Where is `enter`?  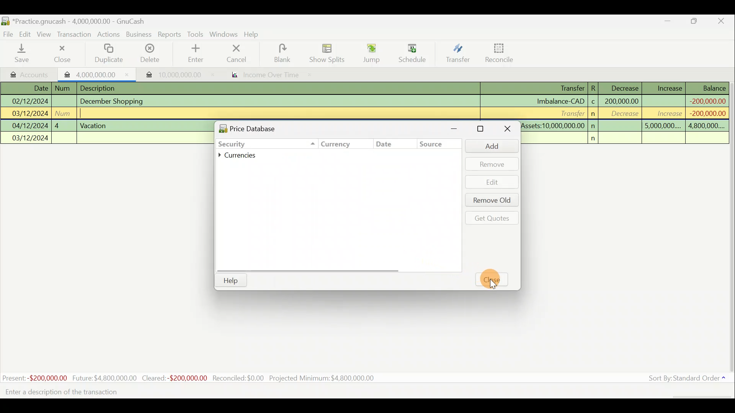
enter is located at coordinates (198, 54).